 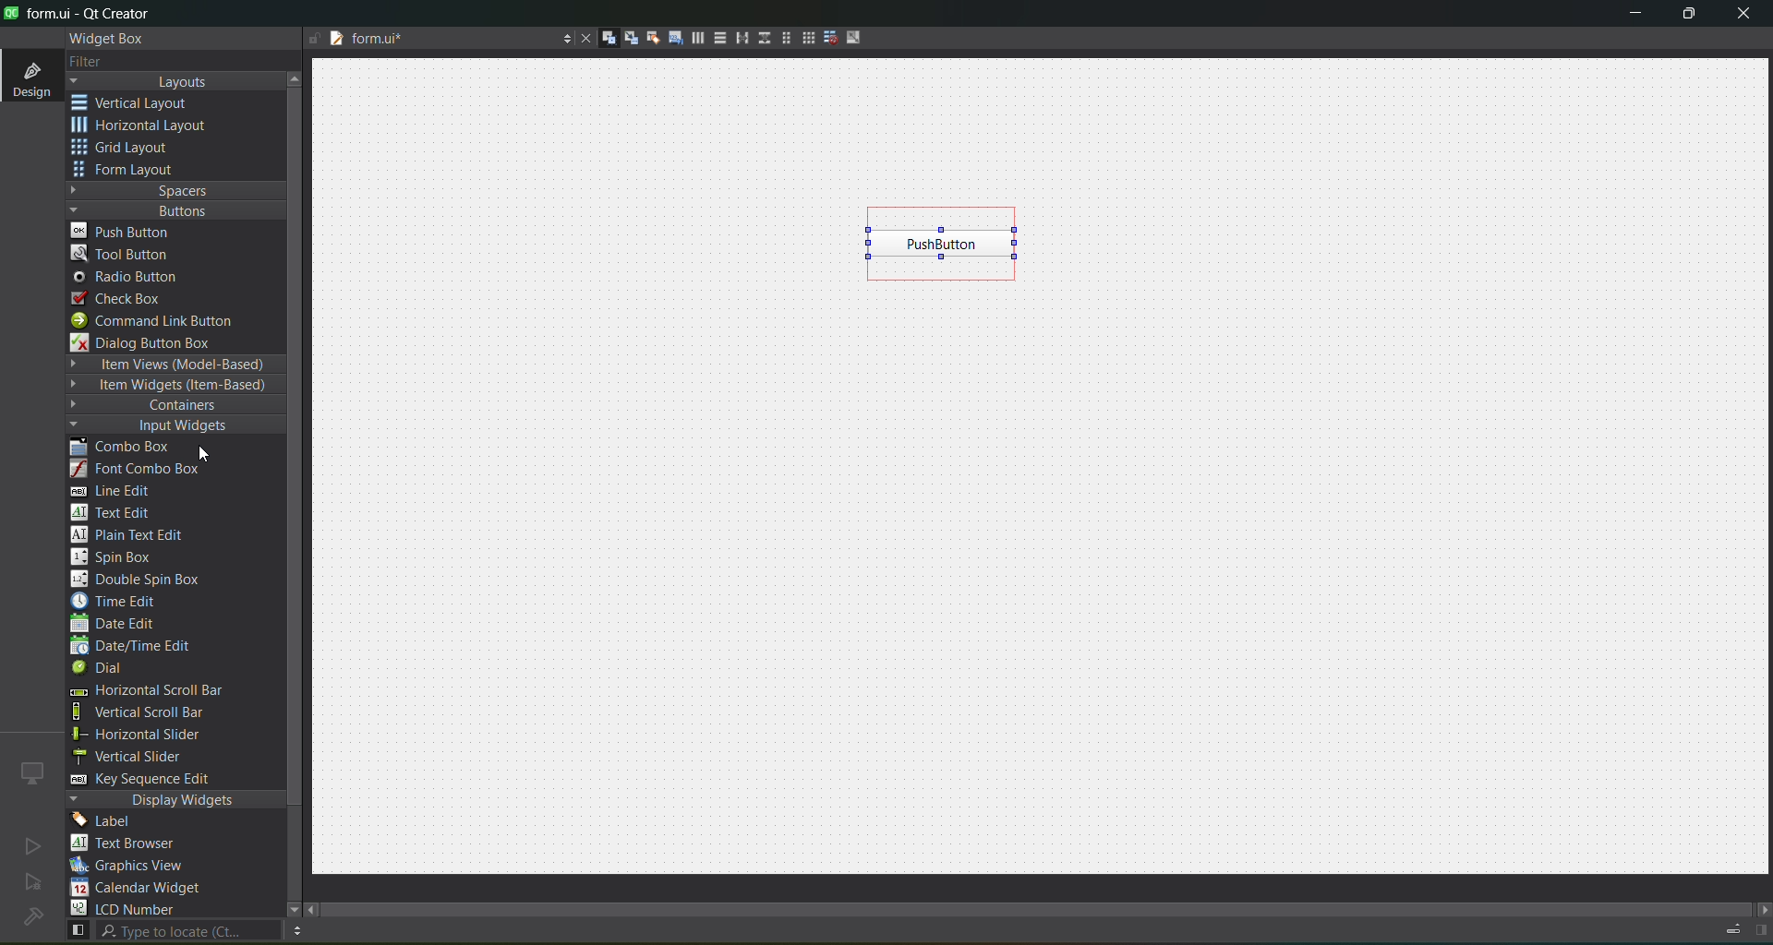 I want to click on tool, so click(x=124, y=253).